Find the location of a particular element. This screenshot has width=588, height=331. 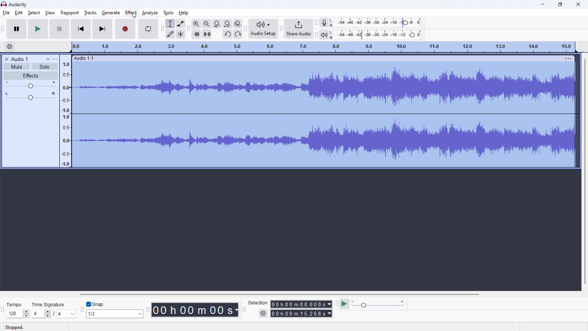

redo is located at coordinates (238, 34).